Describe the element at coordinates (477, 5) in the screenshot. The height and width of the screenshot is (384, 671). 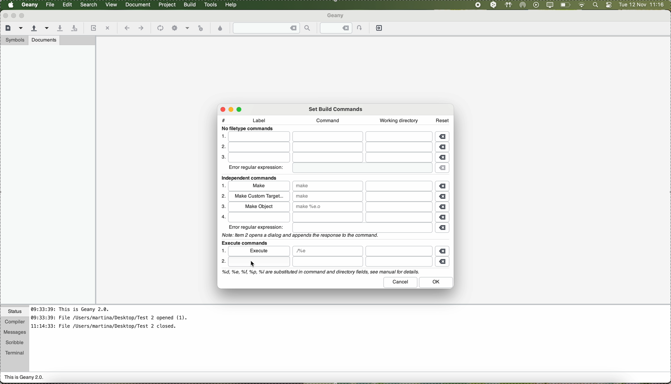
I see `stop recording` at that location.